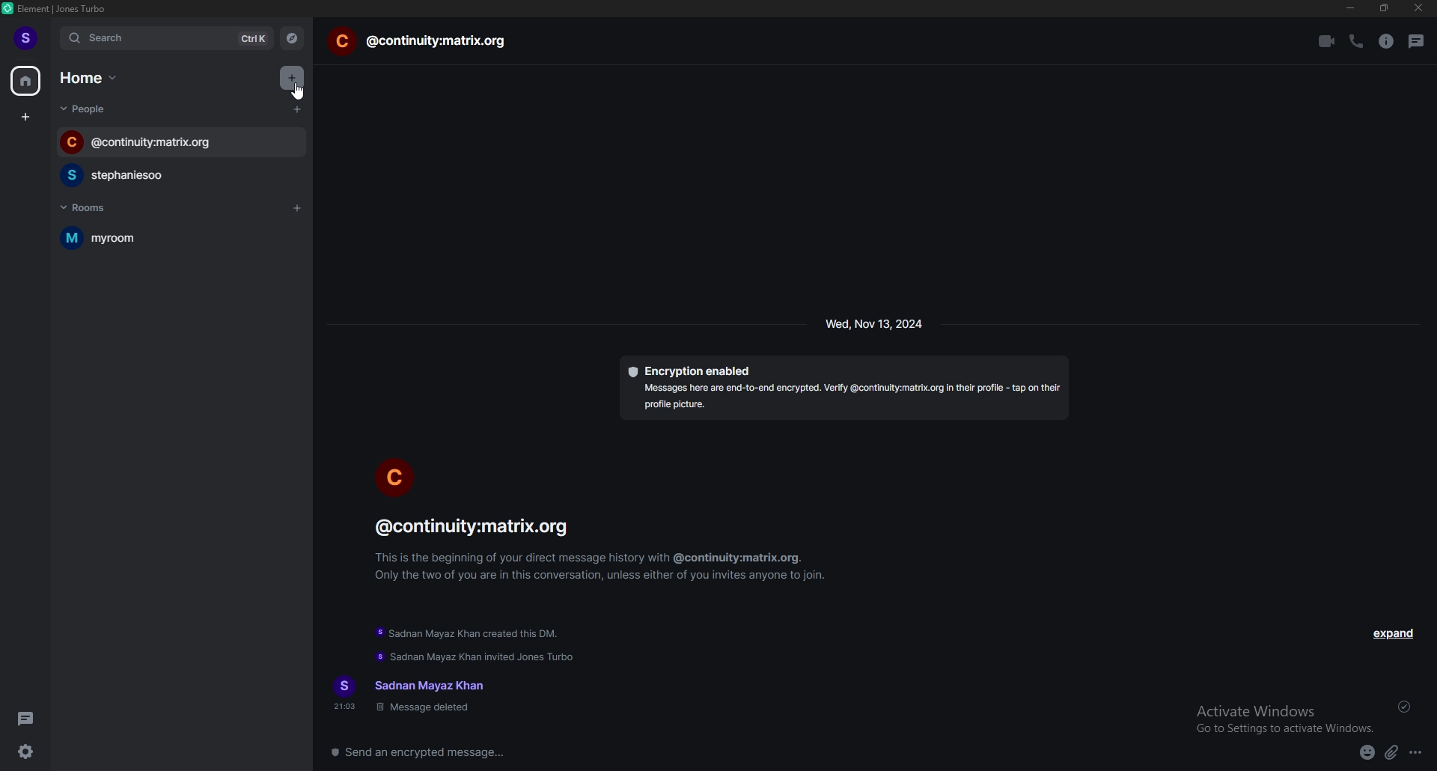  What do you see at coordinates (395, 475) in the screenshot?
I see `profile photo` at bounding box center [395, 475].